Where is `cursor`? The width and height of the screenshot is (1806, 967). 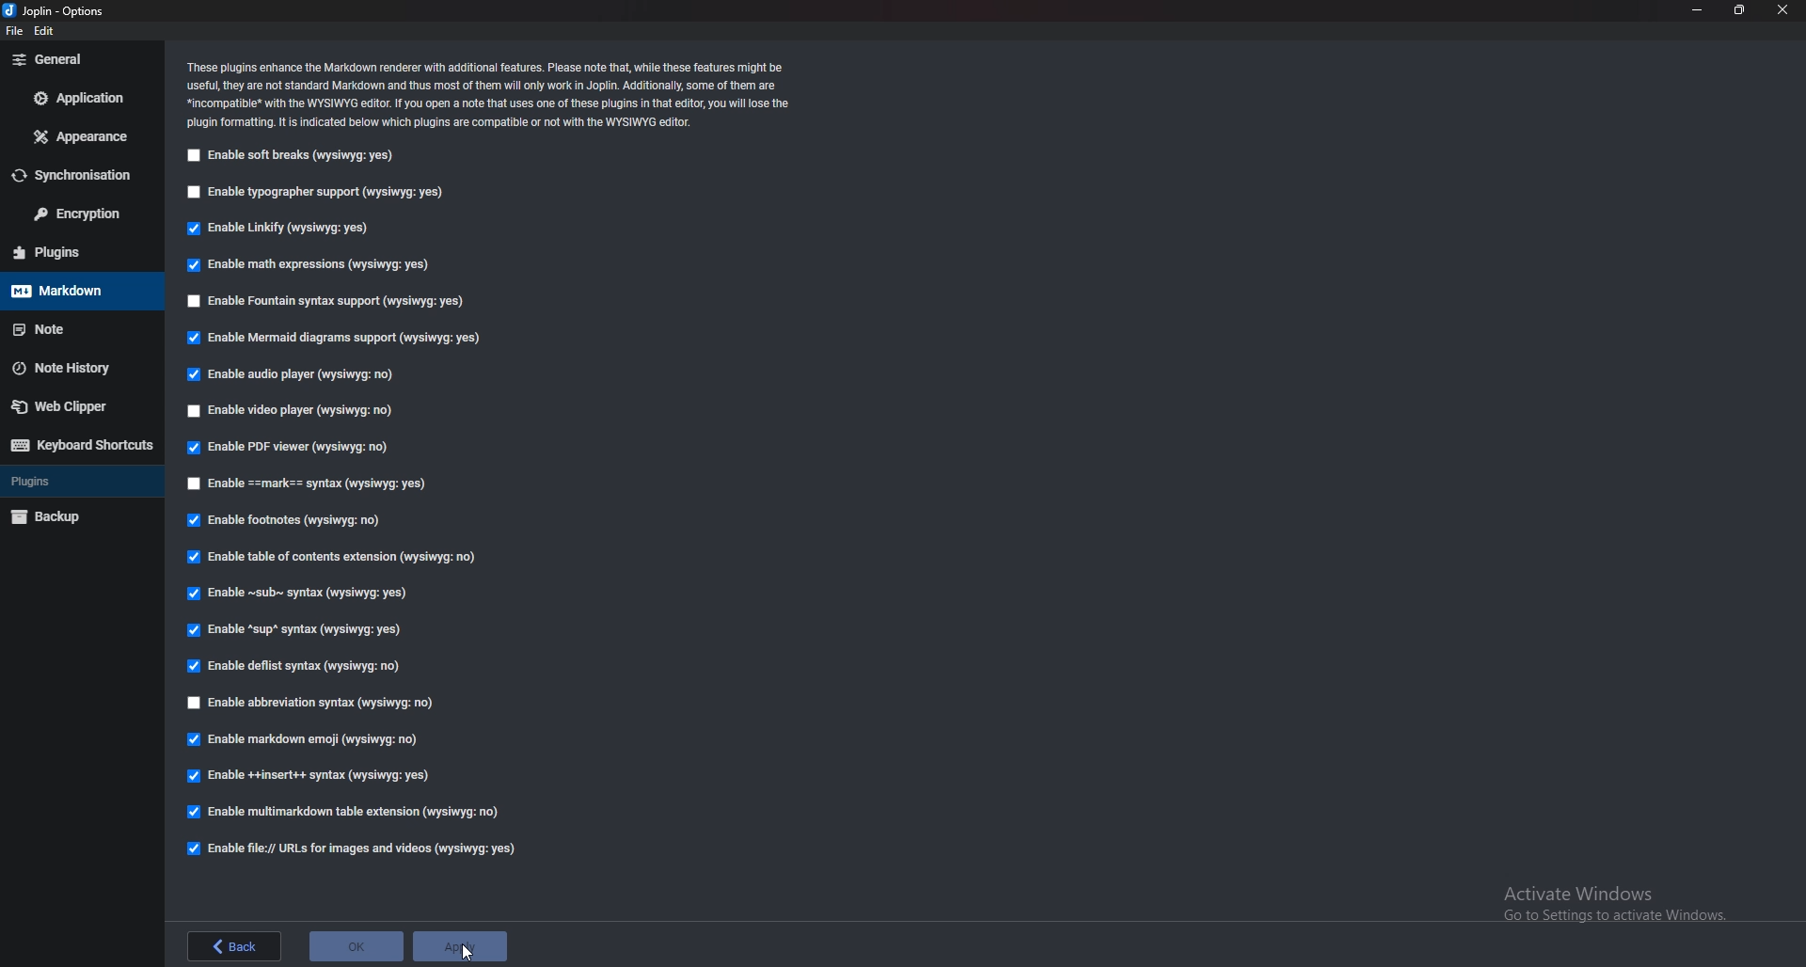 cursor is located at coordinates (467, 950).